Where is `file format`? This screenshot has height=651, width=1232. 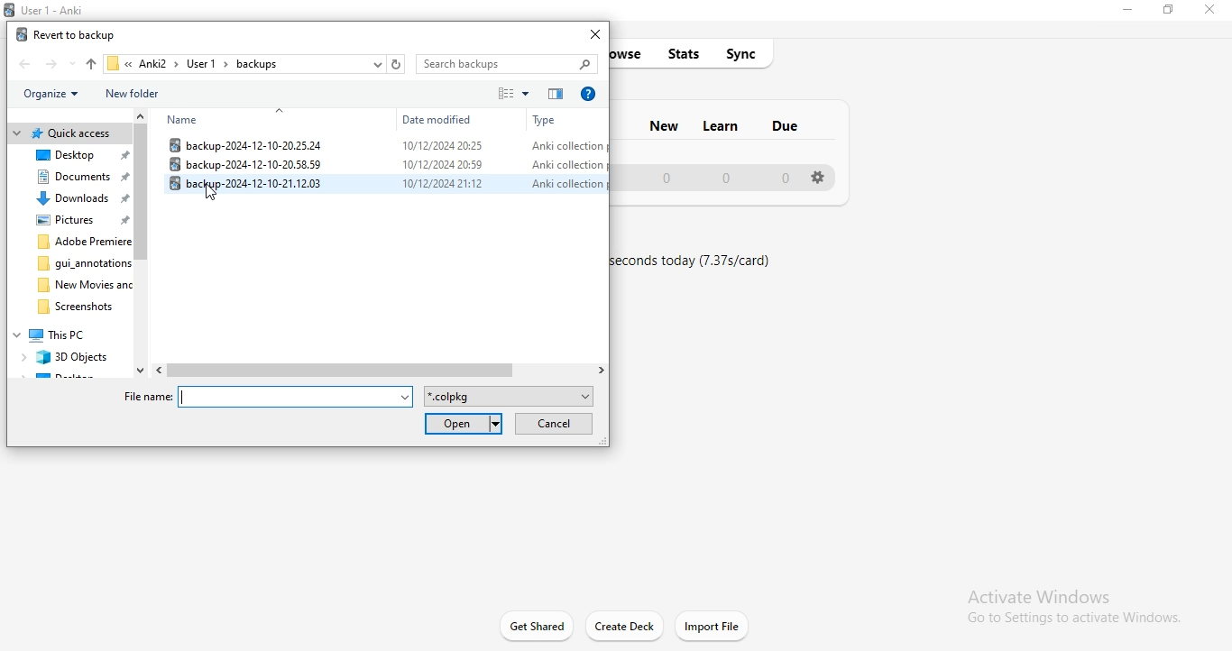
file format is located at coordinates (510, 398).